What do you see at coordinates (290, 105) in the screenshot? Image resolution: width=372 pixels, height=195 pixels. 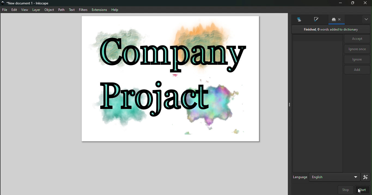 I see `toggle command panel` at bounding box center [290, 105].